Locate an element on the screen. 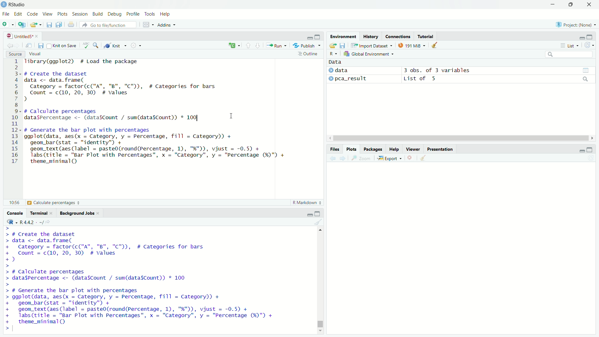 This screenshot has width=599, height=337. help is located at coordinates (166, 14).